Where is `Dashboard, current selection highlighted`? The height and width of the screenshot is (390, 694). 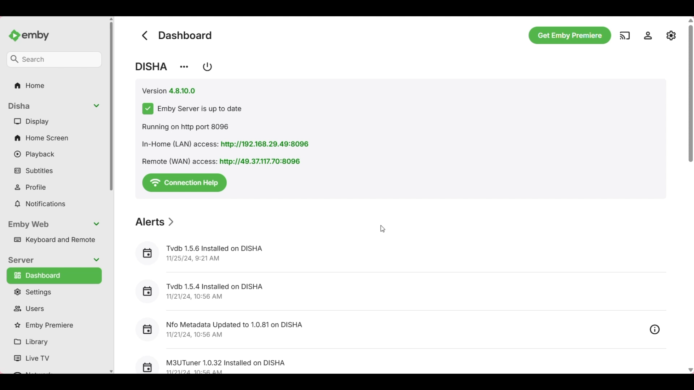 Dashboard, current selection highlighted is located at coordinates (54, 276).